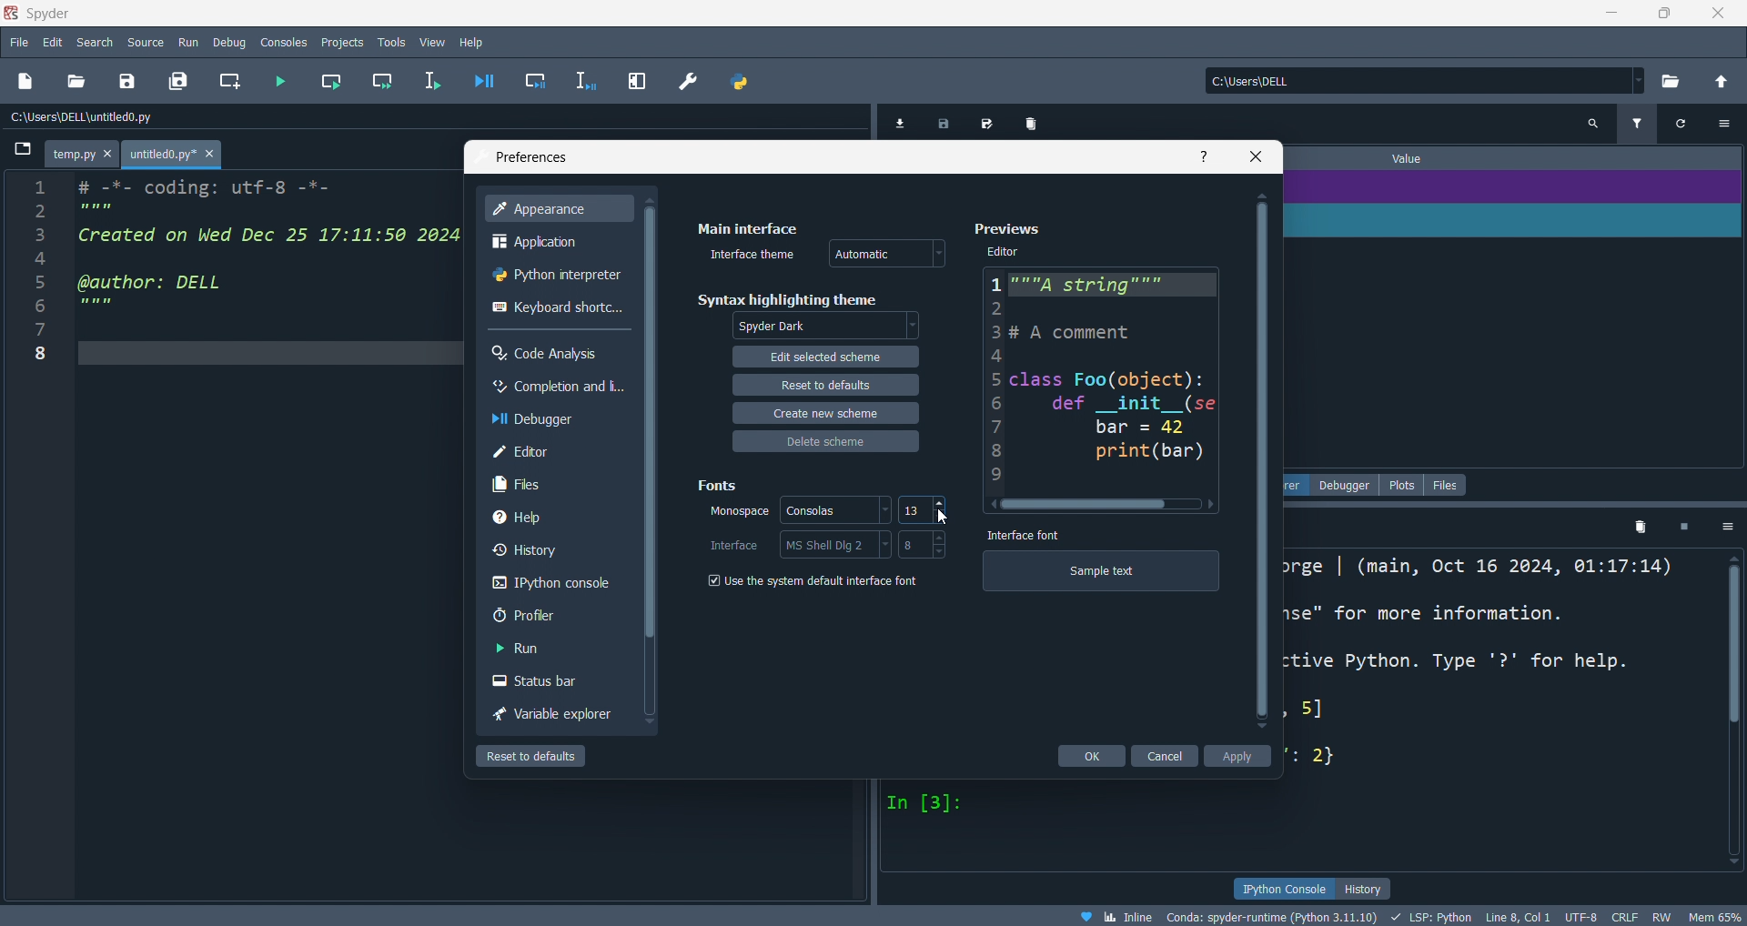 The height and width of the screenshot is (926, 1747). I want to click on python interpreter, so click(558, 273).